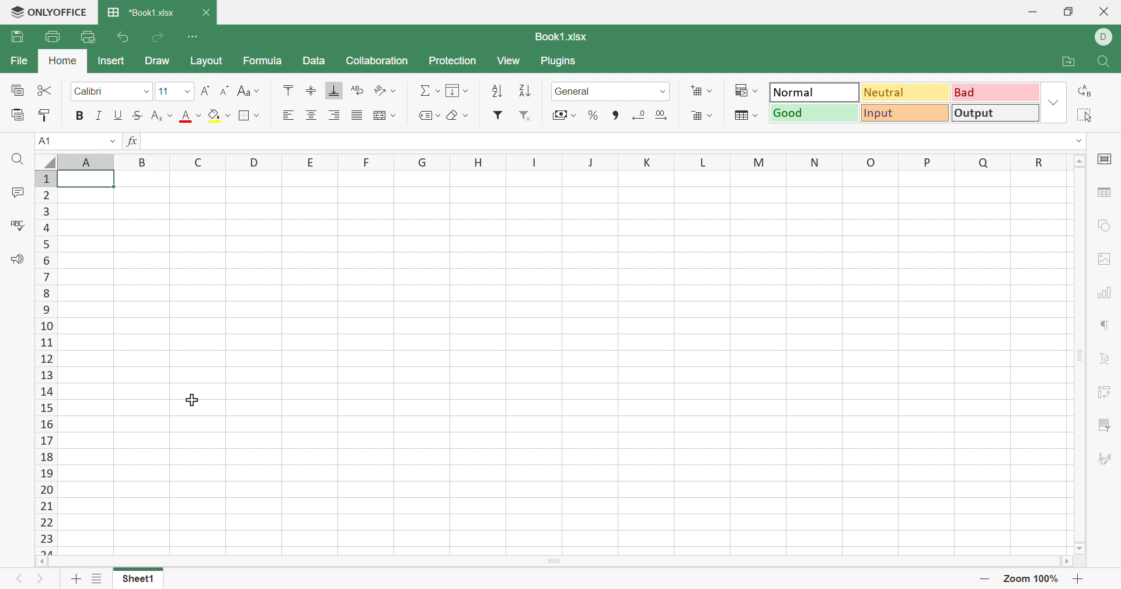 The image size is (1121, 589). I want to click on Drop Down, so click(710, 91).